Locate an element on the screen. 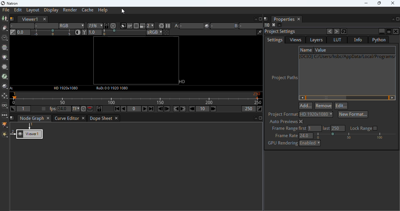 The image size is (400, 211). alpha channel is located at coordinates (47, 26).